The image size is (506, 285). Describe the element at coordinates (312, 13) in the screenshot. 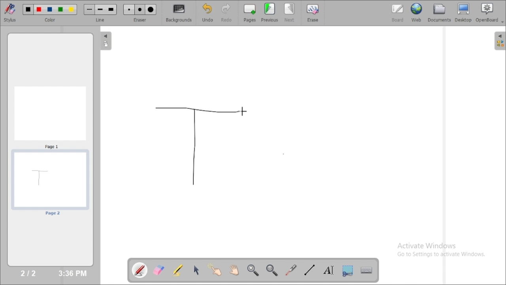

I see `erase` at that location.